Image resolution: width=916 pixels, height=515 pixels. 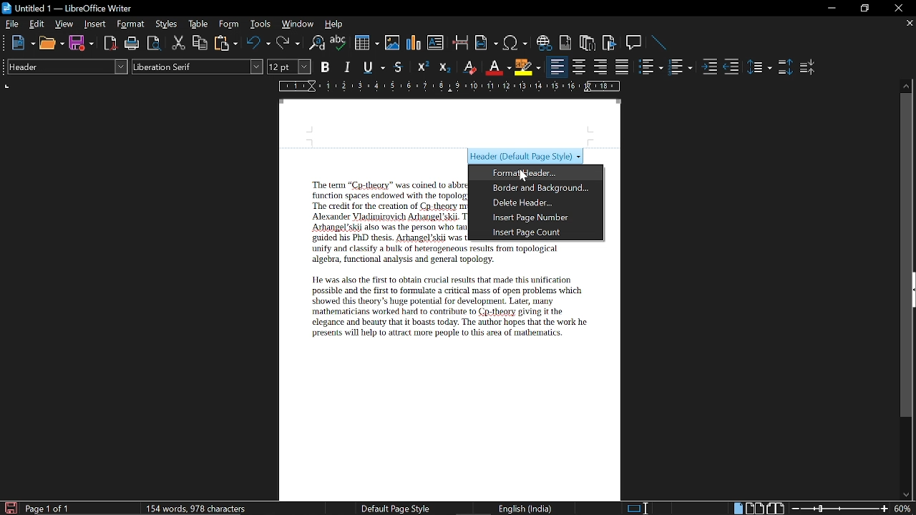 I want to click on Restore down, so click(x=863, y=9).